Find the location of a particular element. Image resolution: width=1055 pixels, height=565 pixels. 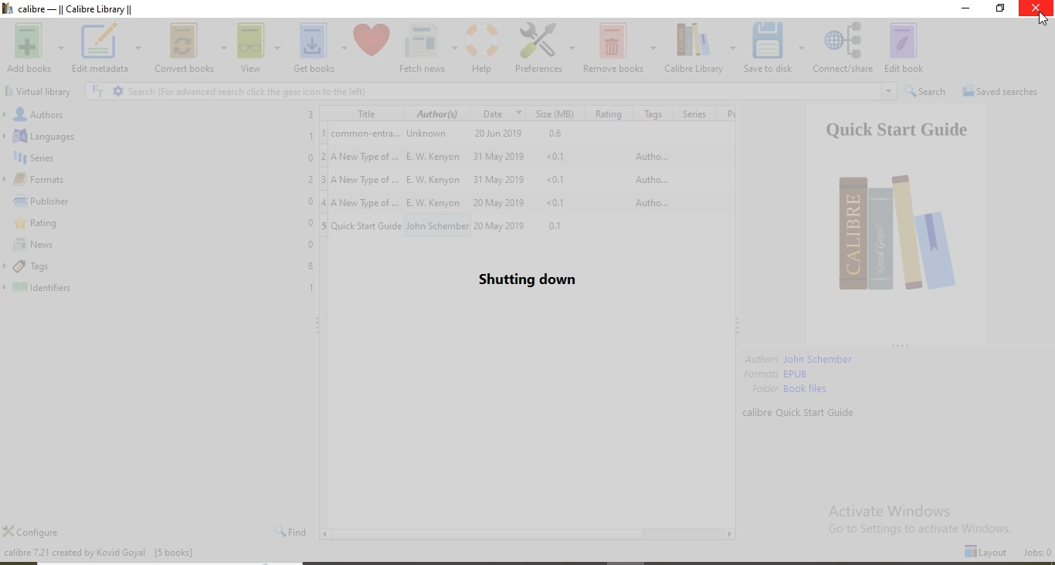

3 is located at coordinates (324, 178).